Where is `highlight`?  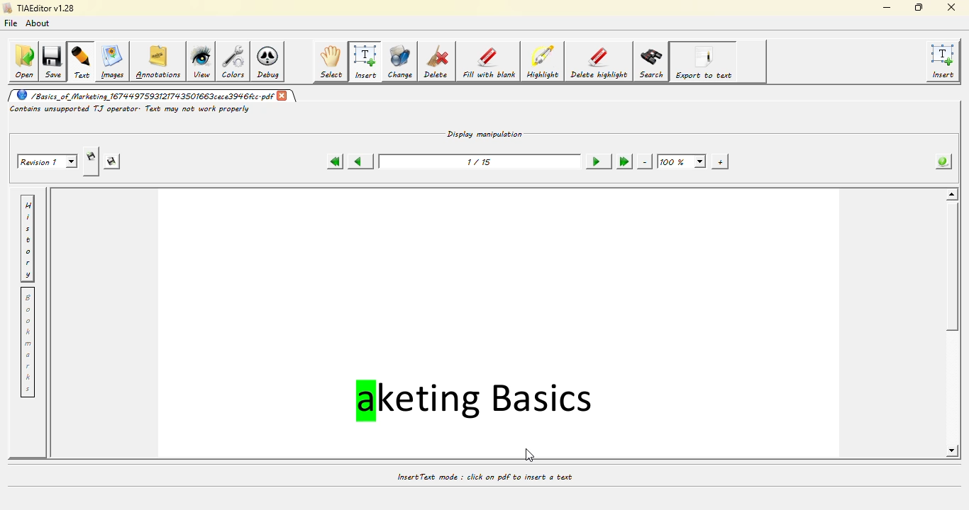
highlight is located at coordinates (544, 62).